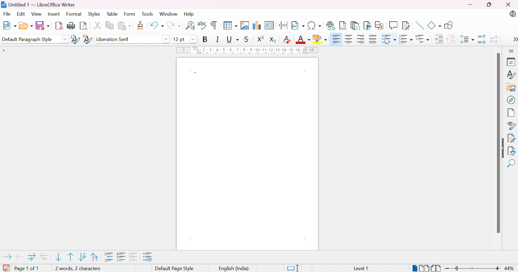 This screenshot has width=518, height=272. Describe the element at coordinates (74, 14) in the screenshot. I see `Format` at that location.